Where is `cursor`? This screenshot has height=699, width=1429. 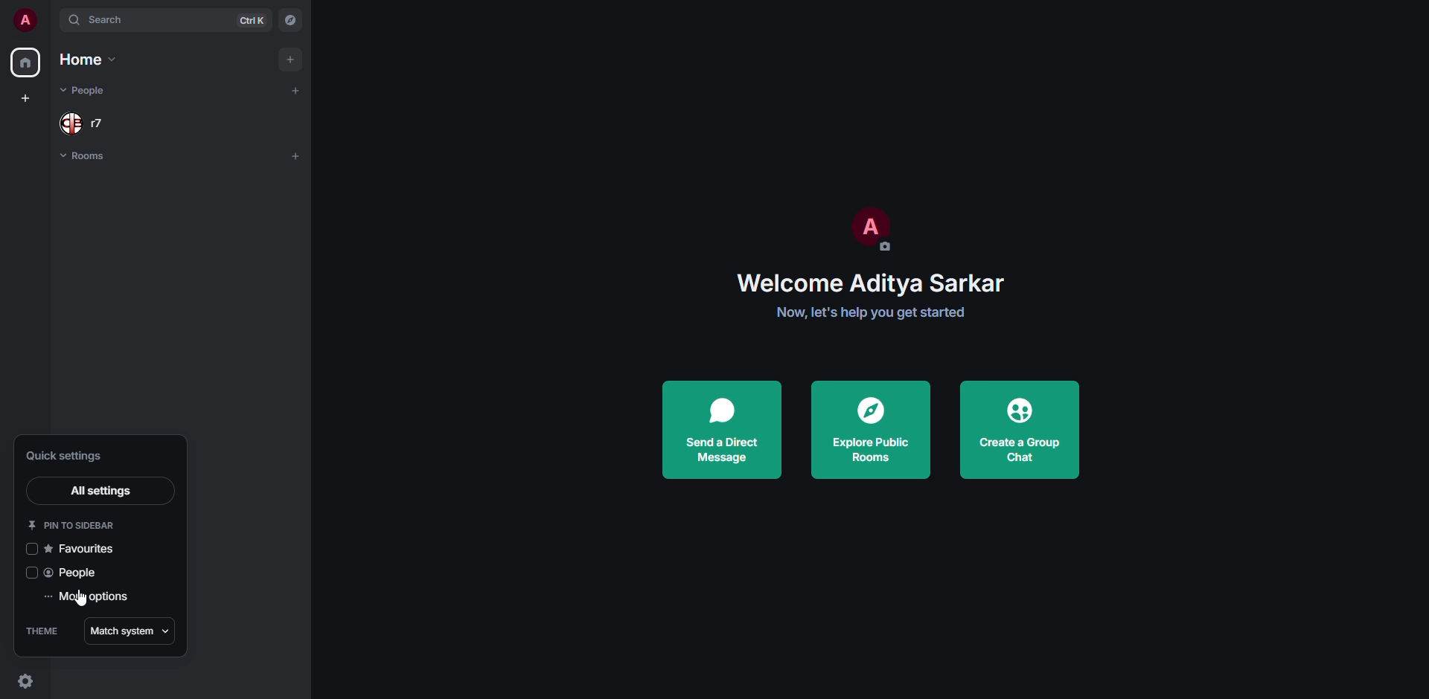 cursor is located at coordinates (83, 599).